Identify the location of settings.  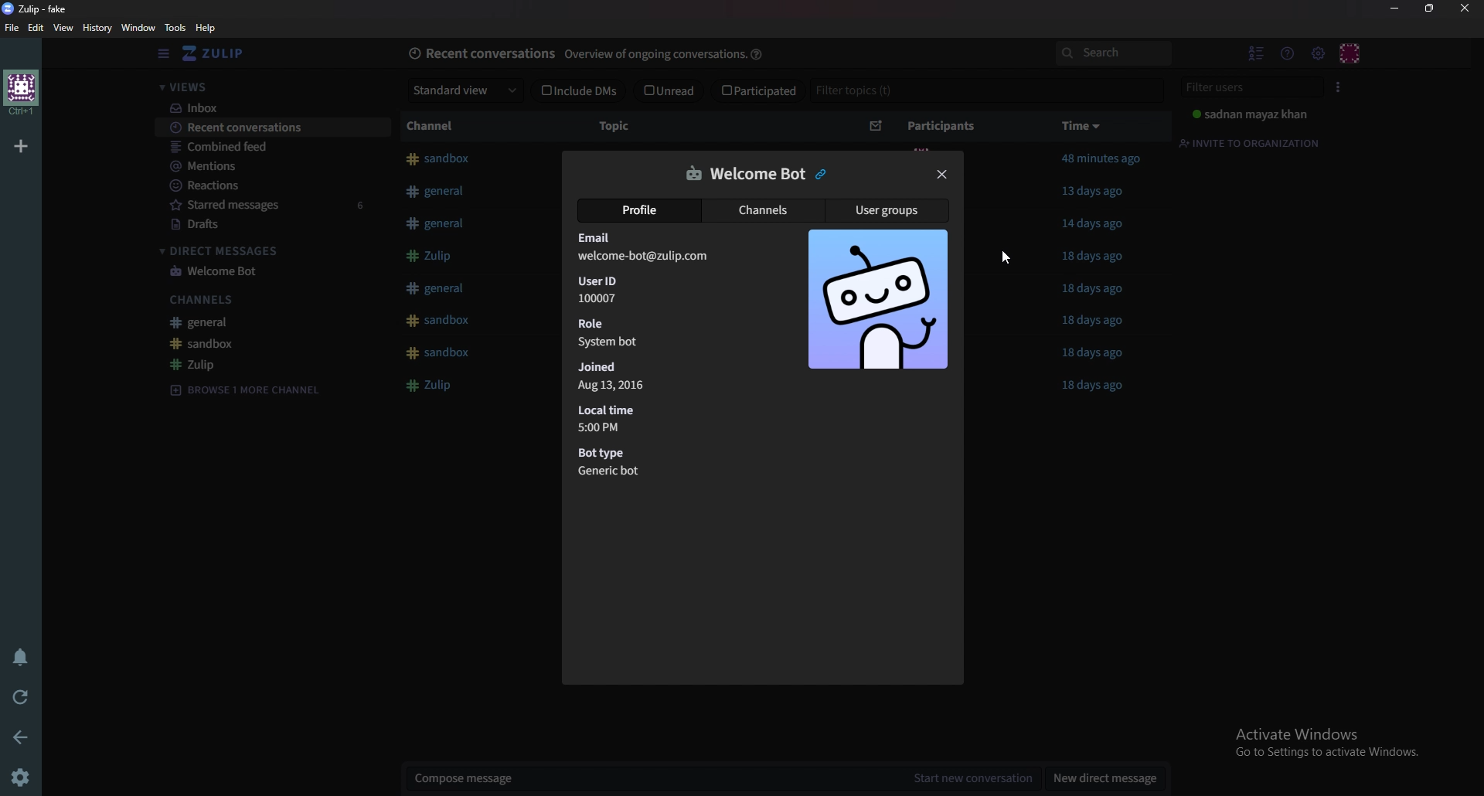
(26, 776).